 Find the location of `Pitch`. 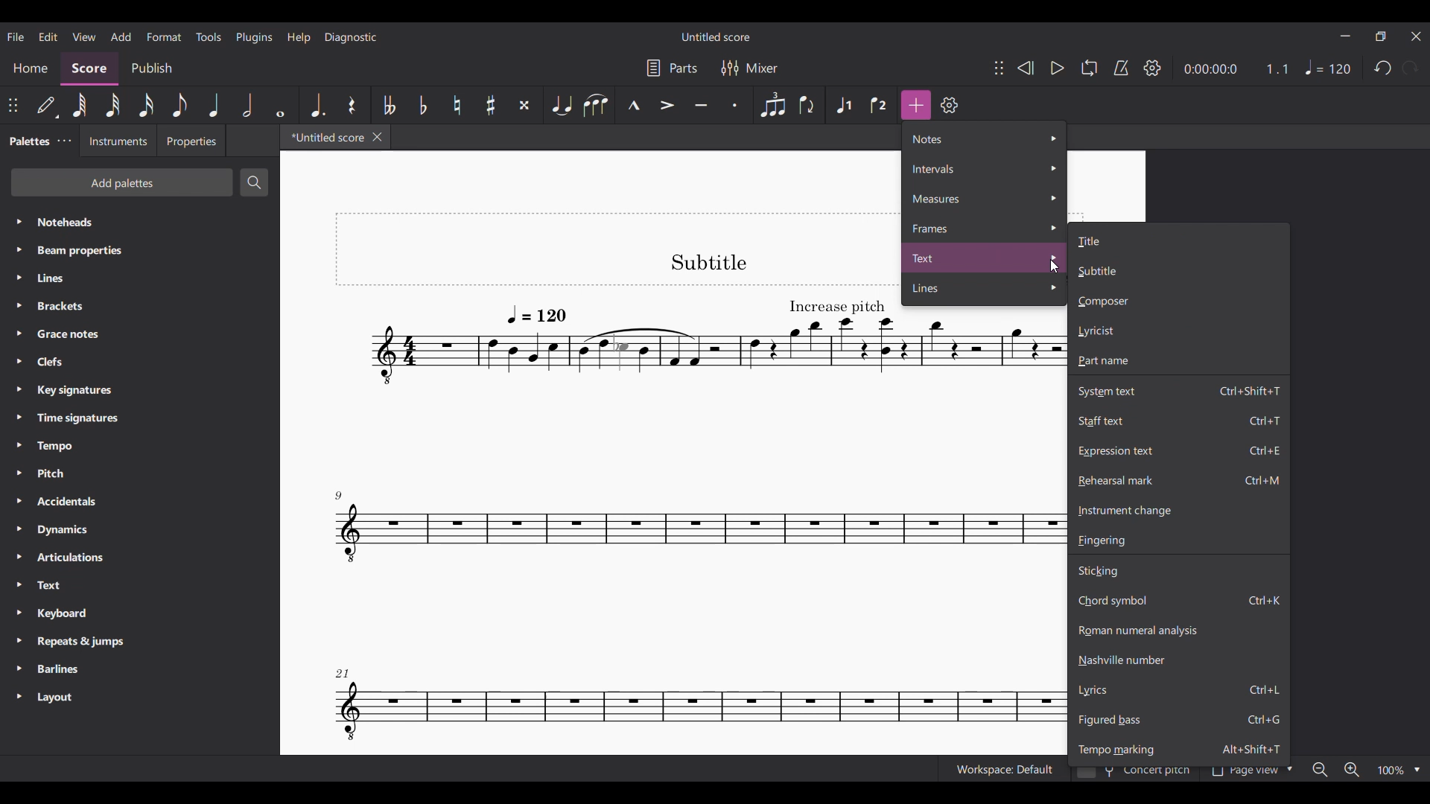

Pitch is located at coordinates (140, 473).